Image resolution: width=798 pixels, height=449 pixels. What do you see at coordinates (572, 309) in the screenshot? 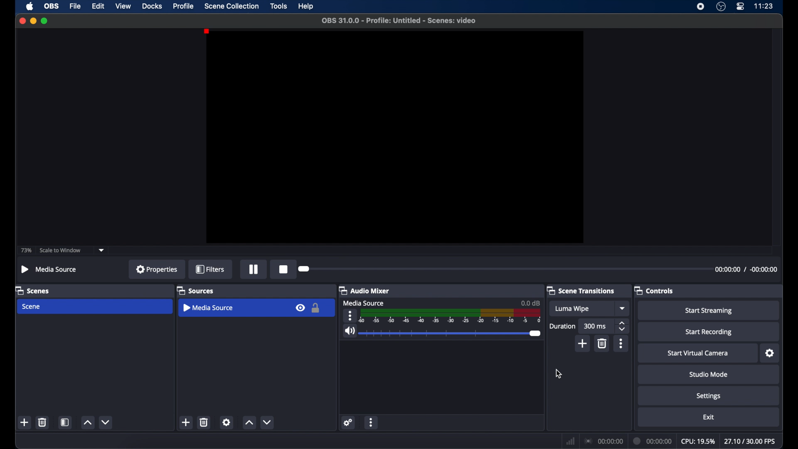
I see `luma wipe` at bounding box center [572, 309].